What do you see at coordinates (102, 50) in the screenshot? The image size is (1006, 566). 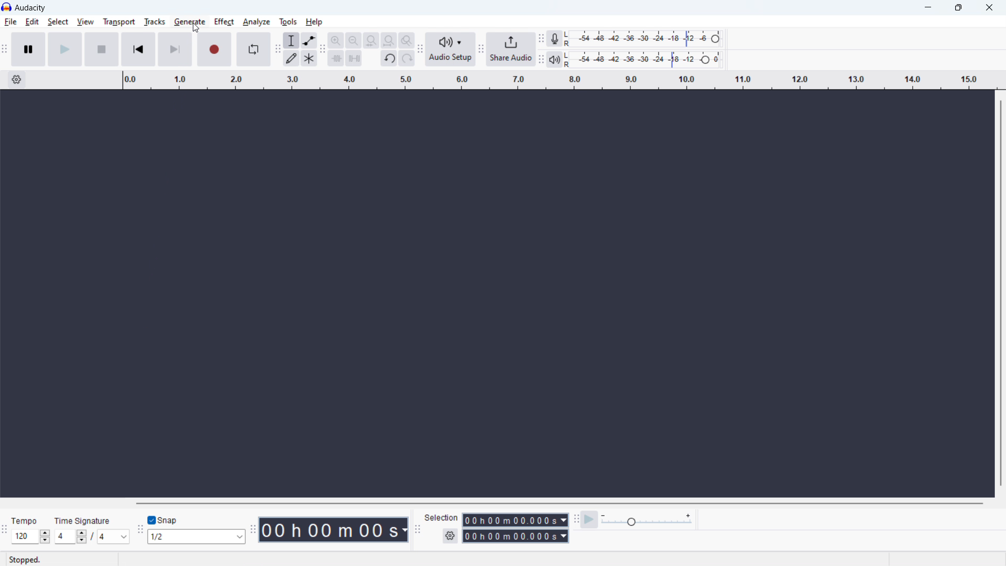 I see `stop` at bounding box center [102, 50].